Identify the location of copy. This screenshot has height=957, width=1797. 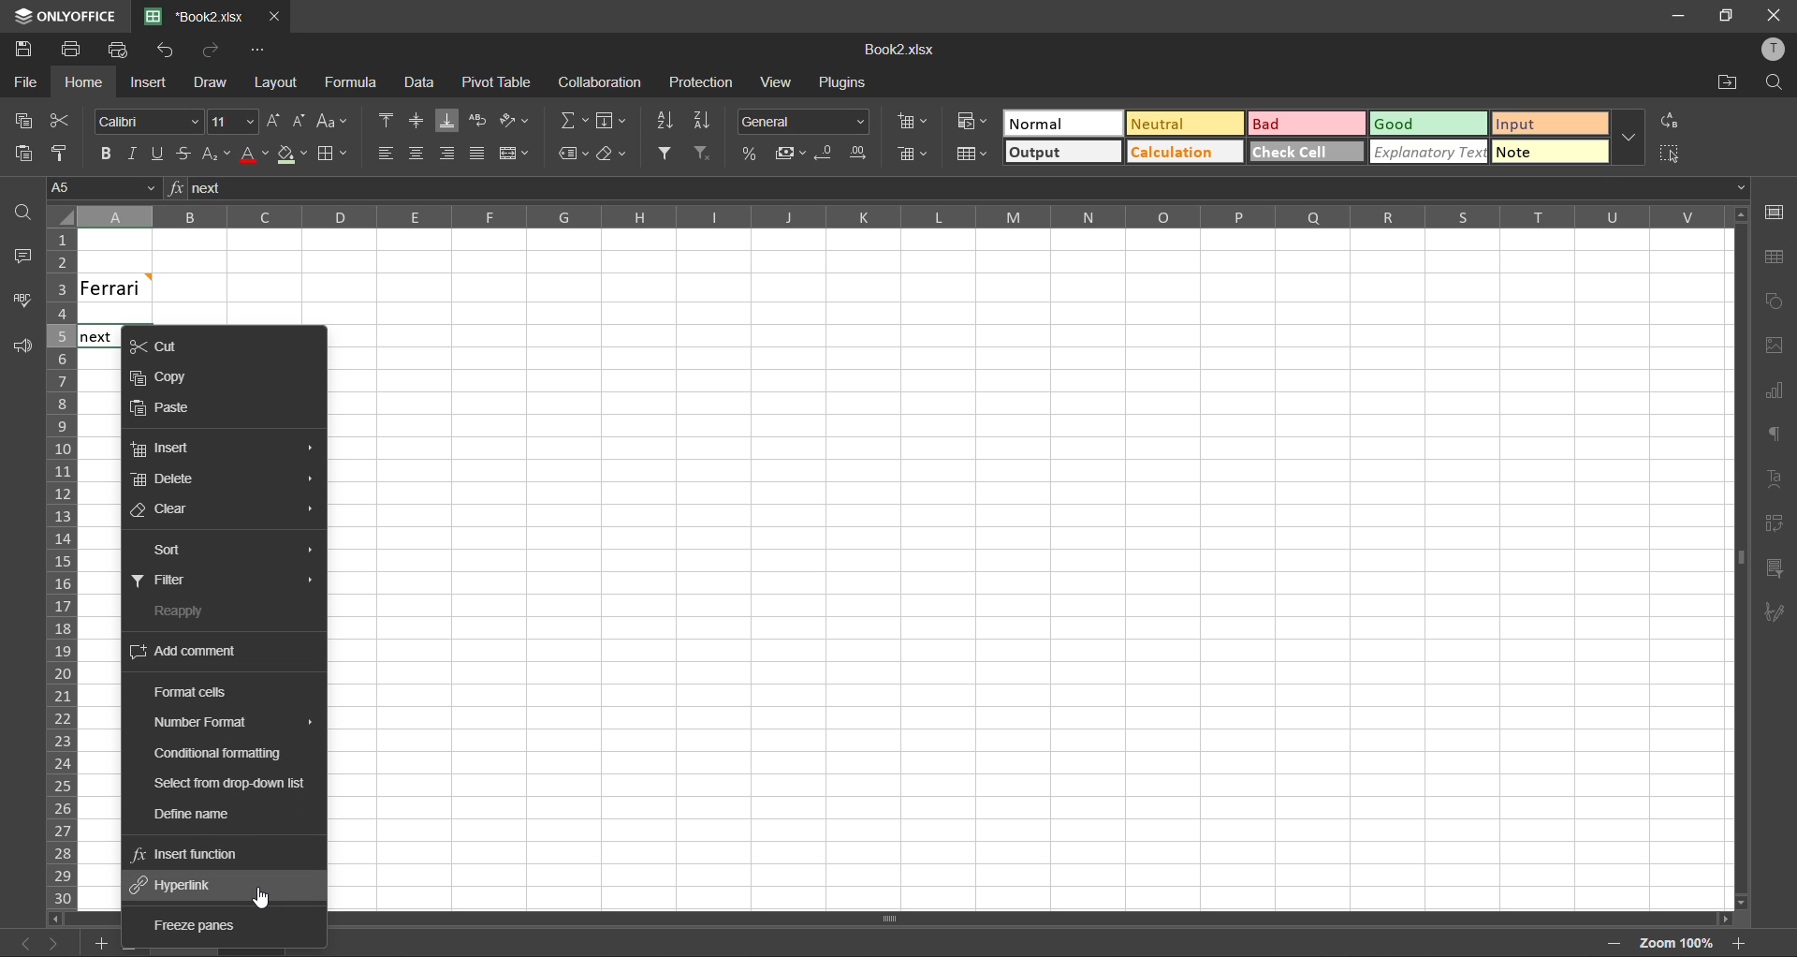
(165, 381).